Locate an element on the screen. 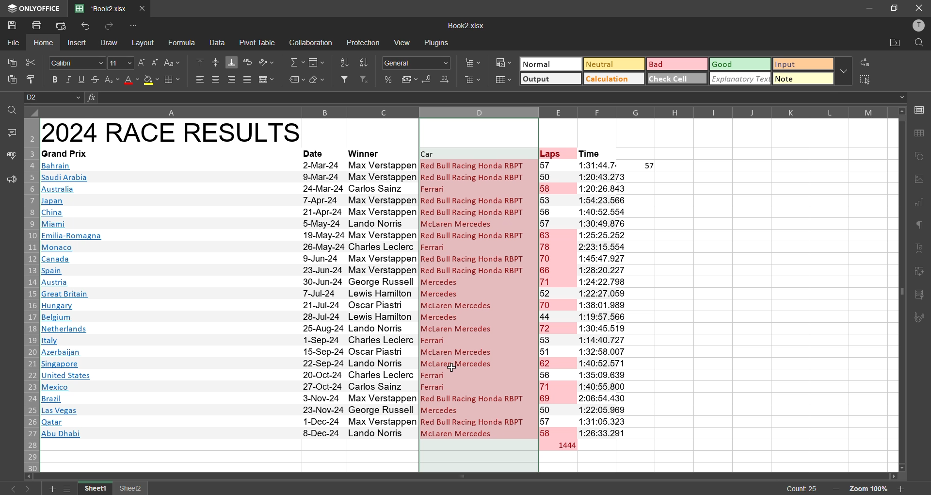 The height and width of the screenshot is (495, 931). accounting is located at coordinates (410, 78).